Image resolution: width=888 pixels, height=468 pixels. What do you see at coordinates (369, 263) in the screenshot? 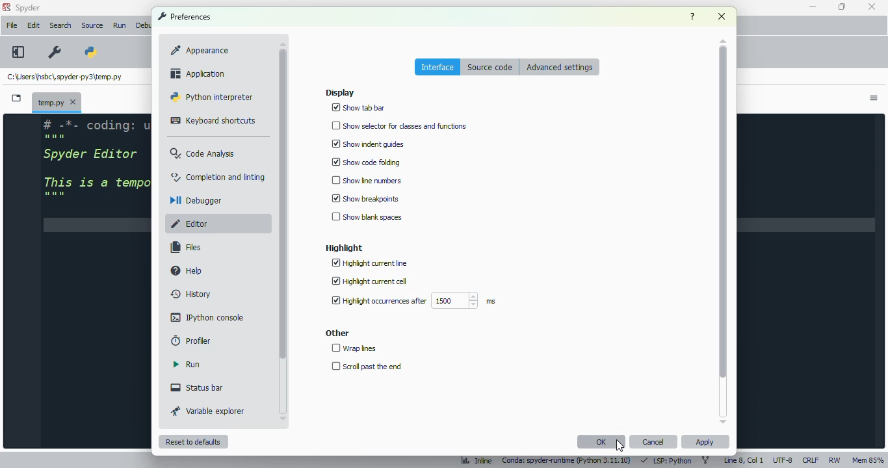
I see `highlight current line` at bounding box center [369, 263].